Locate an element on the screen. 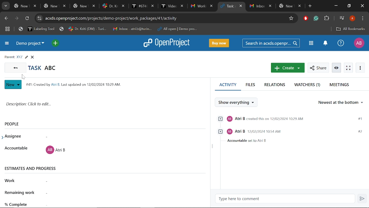 This screenshot has height=208, width=369. Refresh is located at coordinates (27, 18).